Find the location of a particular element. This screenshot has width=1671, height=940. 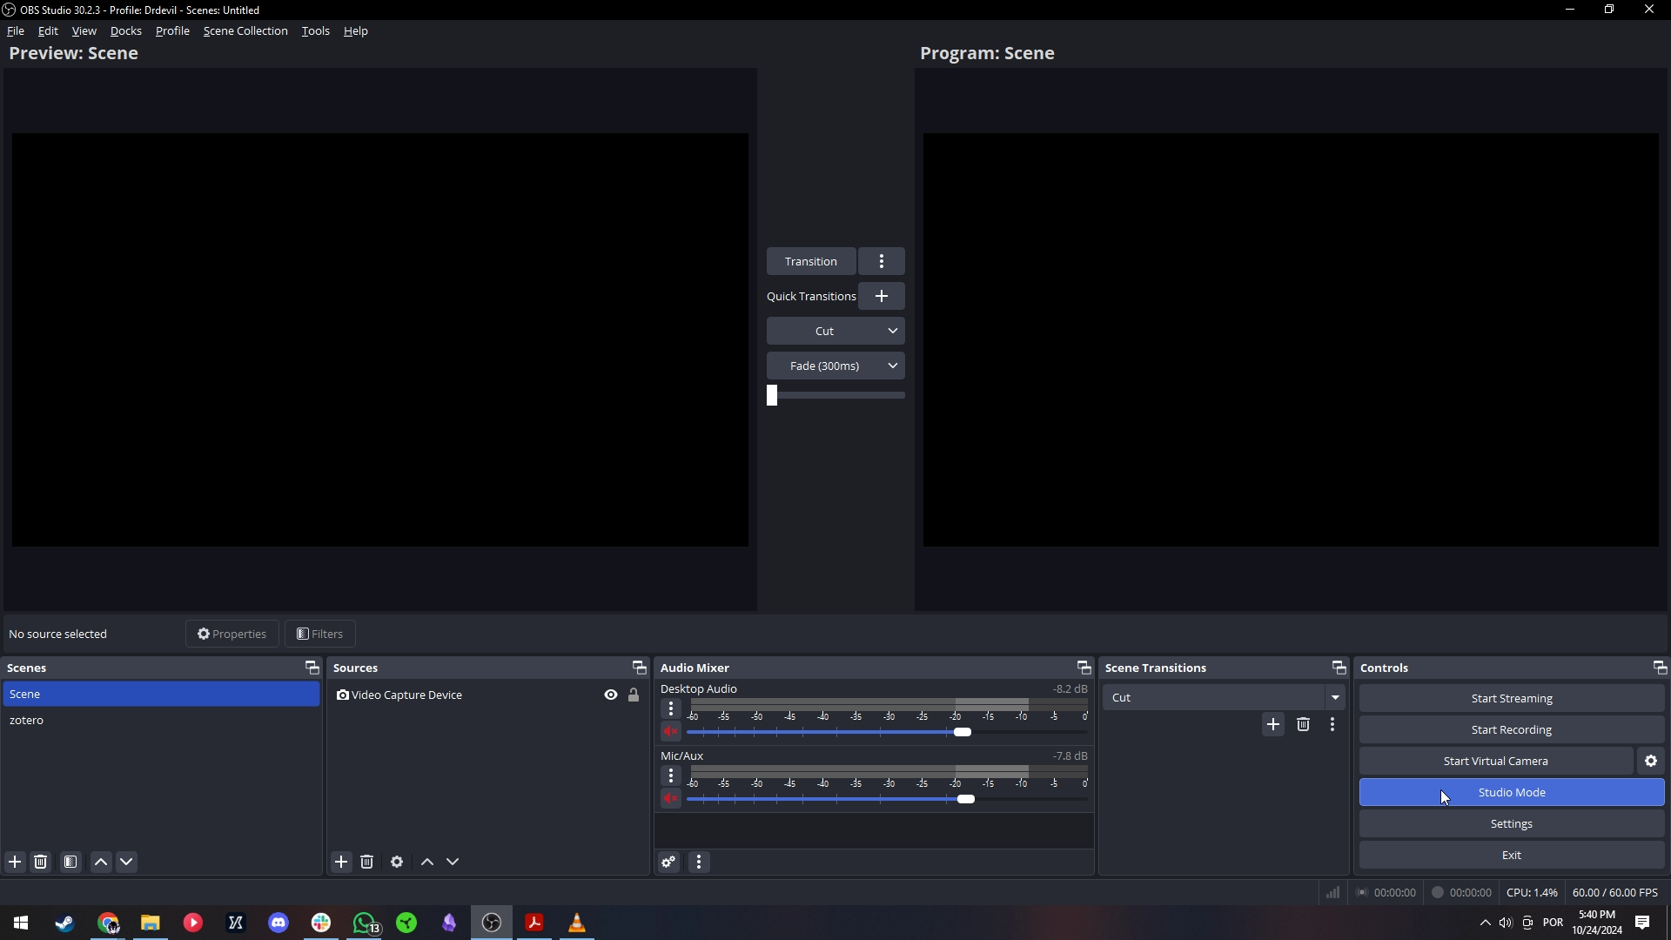

Desktop audio mixer is located at coordinates (876, 712).